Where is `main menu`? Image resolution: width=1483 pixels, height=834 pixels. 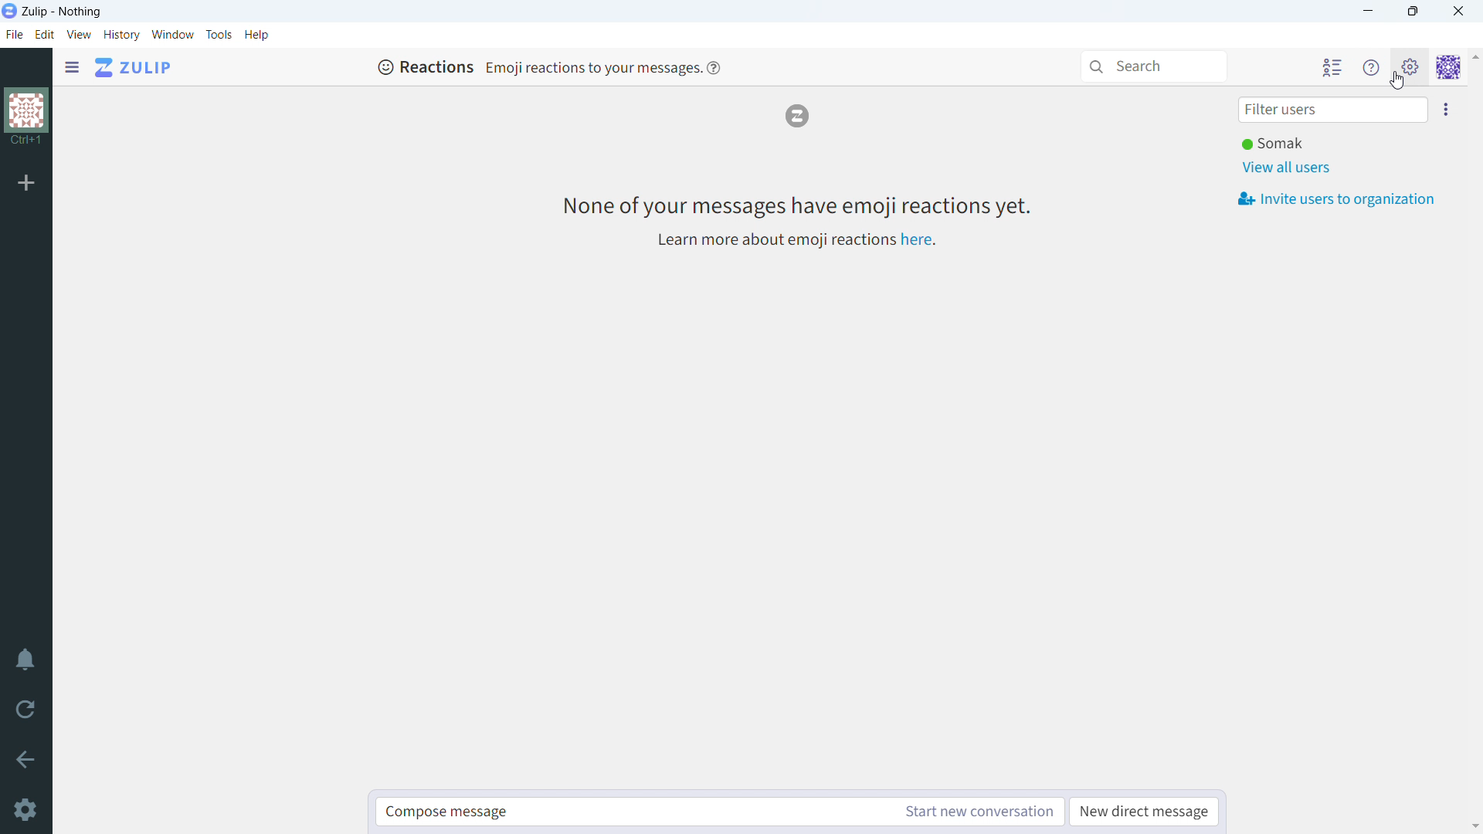 main menu is located at coordinates (1409, 66).